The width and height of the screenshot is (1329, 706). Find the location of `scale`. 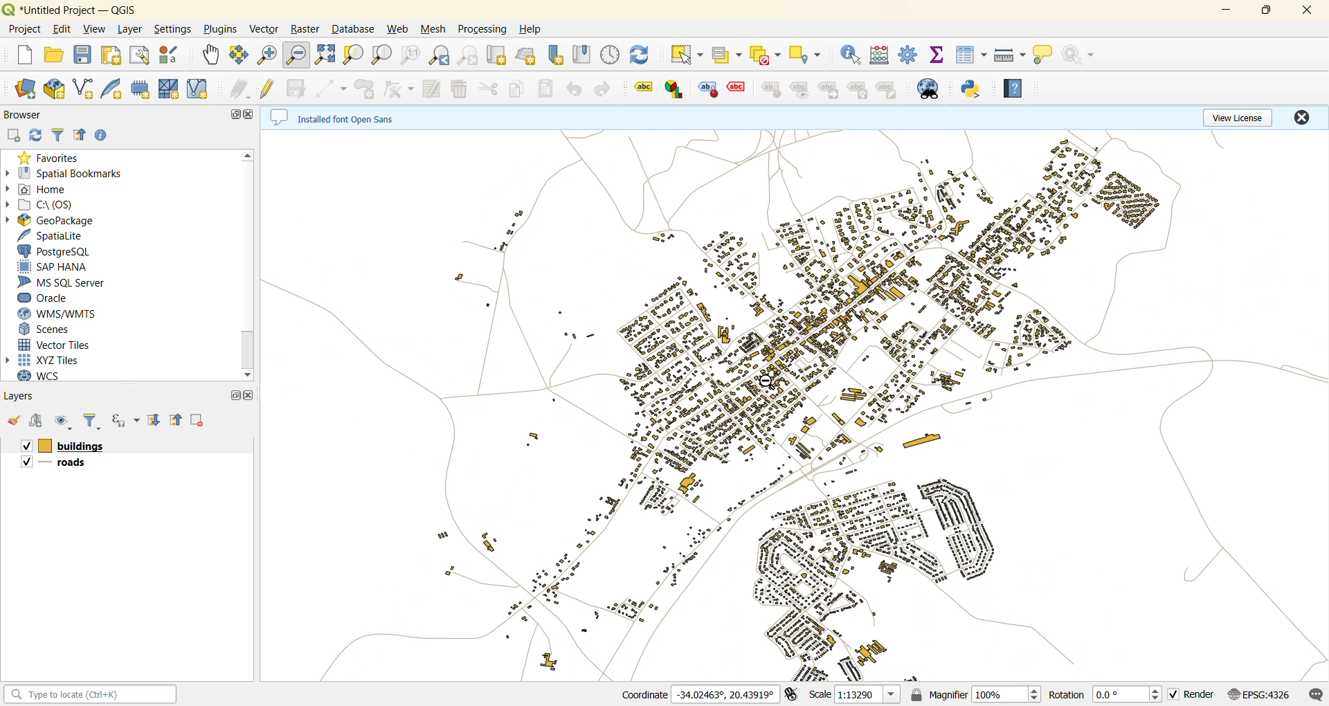

scale is located at coordinates (855, 694).